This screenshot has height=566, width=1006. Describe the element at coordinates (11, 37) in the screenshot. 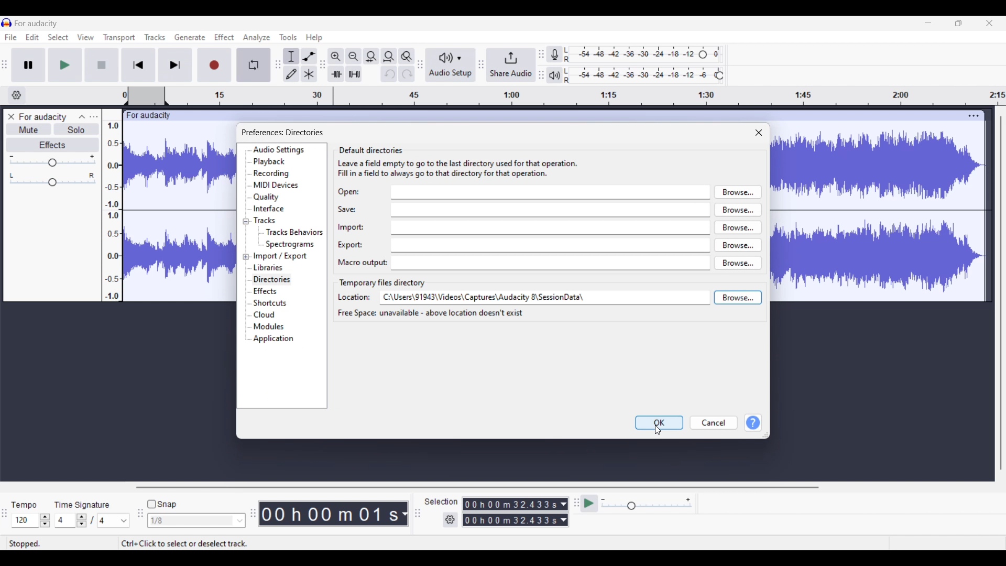

I see `File menu` at that location.